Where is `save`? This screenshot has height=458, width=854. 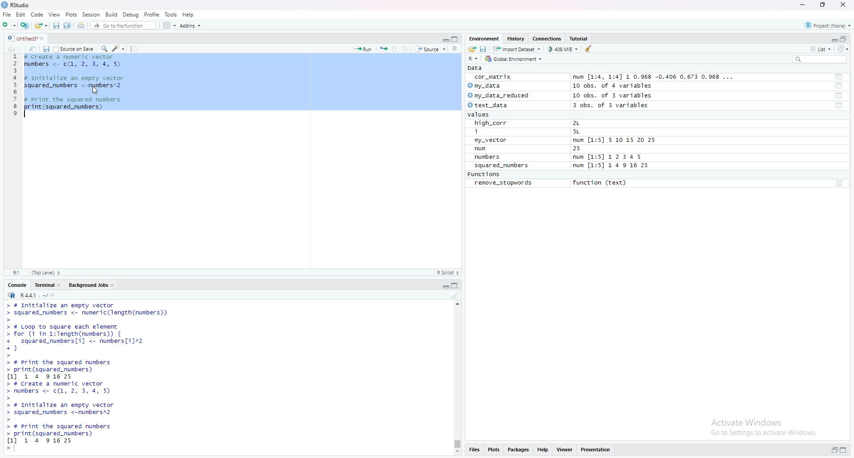
save is located at coordinates (46, 48).